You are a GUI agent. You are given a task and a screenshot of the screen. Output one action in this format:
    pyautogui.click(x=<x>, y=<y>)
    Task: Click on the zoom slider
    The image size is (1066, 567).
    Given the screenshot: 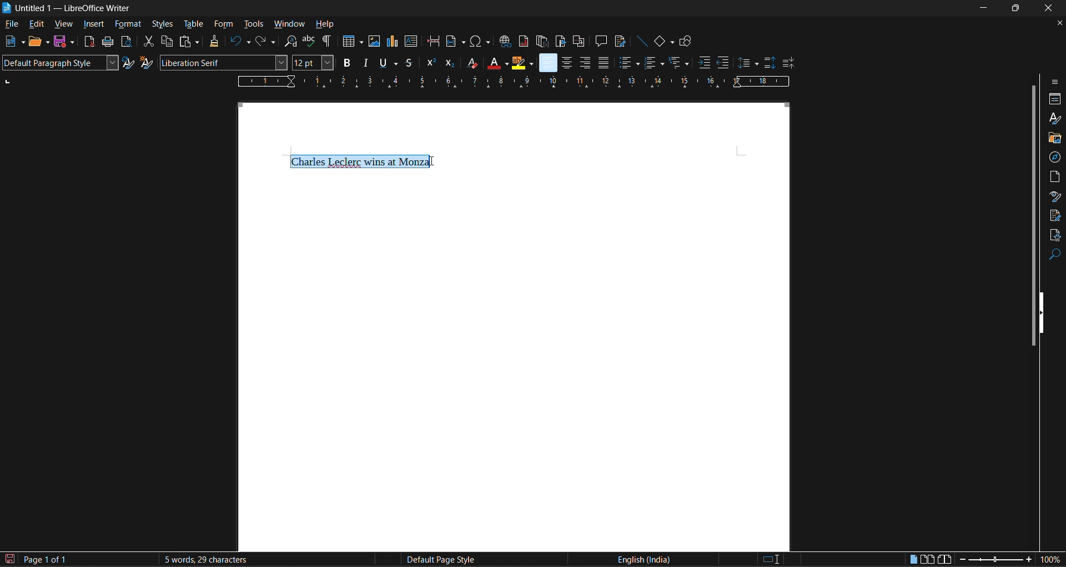 What is the action you would take?
    pyautogui.click(x=995, y=561)
    